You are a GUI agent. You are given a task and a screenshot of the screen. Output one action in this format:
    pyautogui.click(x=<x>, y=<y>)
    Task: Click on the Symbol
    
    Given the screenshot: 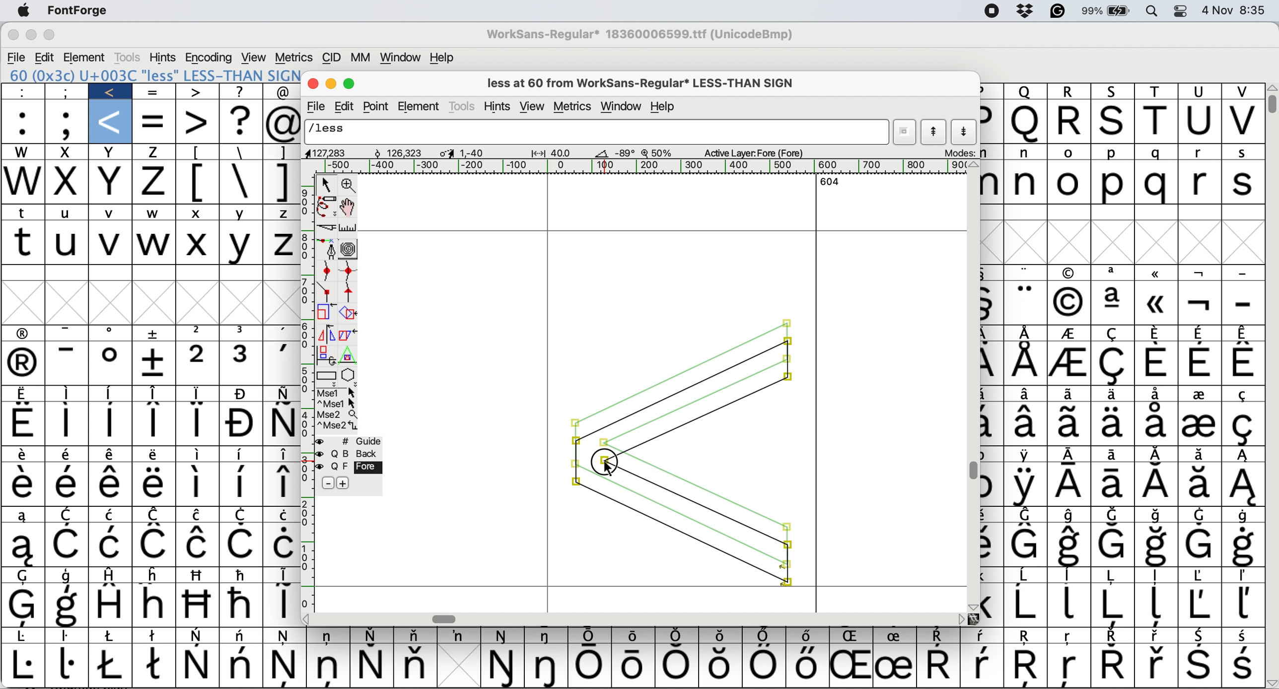 What is the action you would take?
    pyautogui.click(x=1068, y=576)
    